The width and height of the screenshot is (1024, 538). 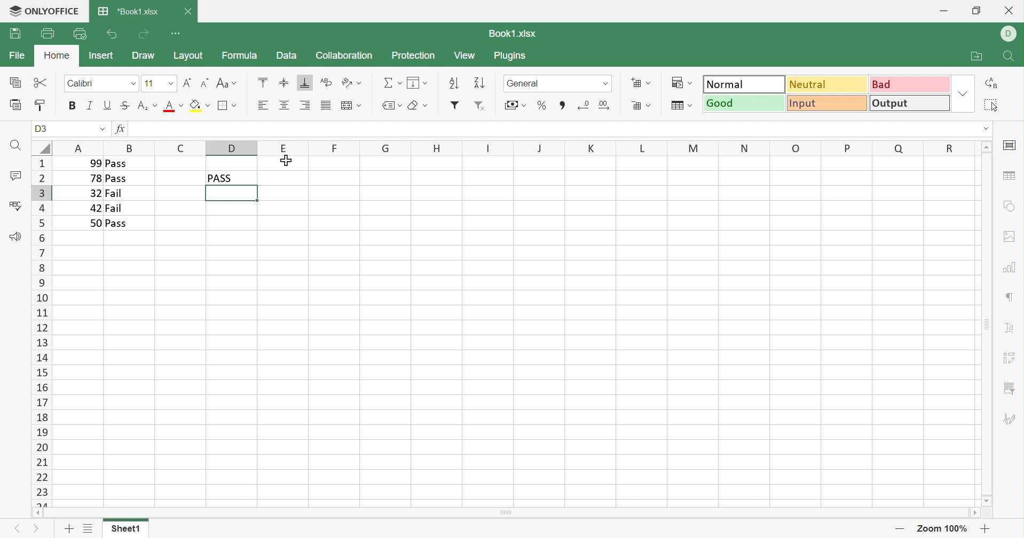 I want to click on Restore down, so click(x=976, y=10).